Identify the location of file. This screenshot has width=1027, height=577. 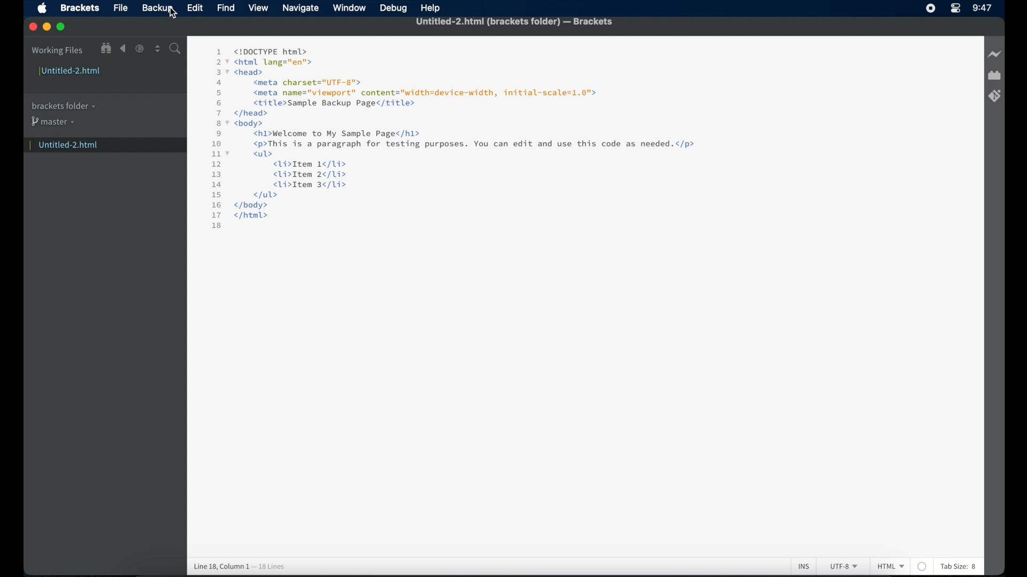
(121, 8).